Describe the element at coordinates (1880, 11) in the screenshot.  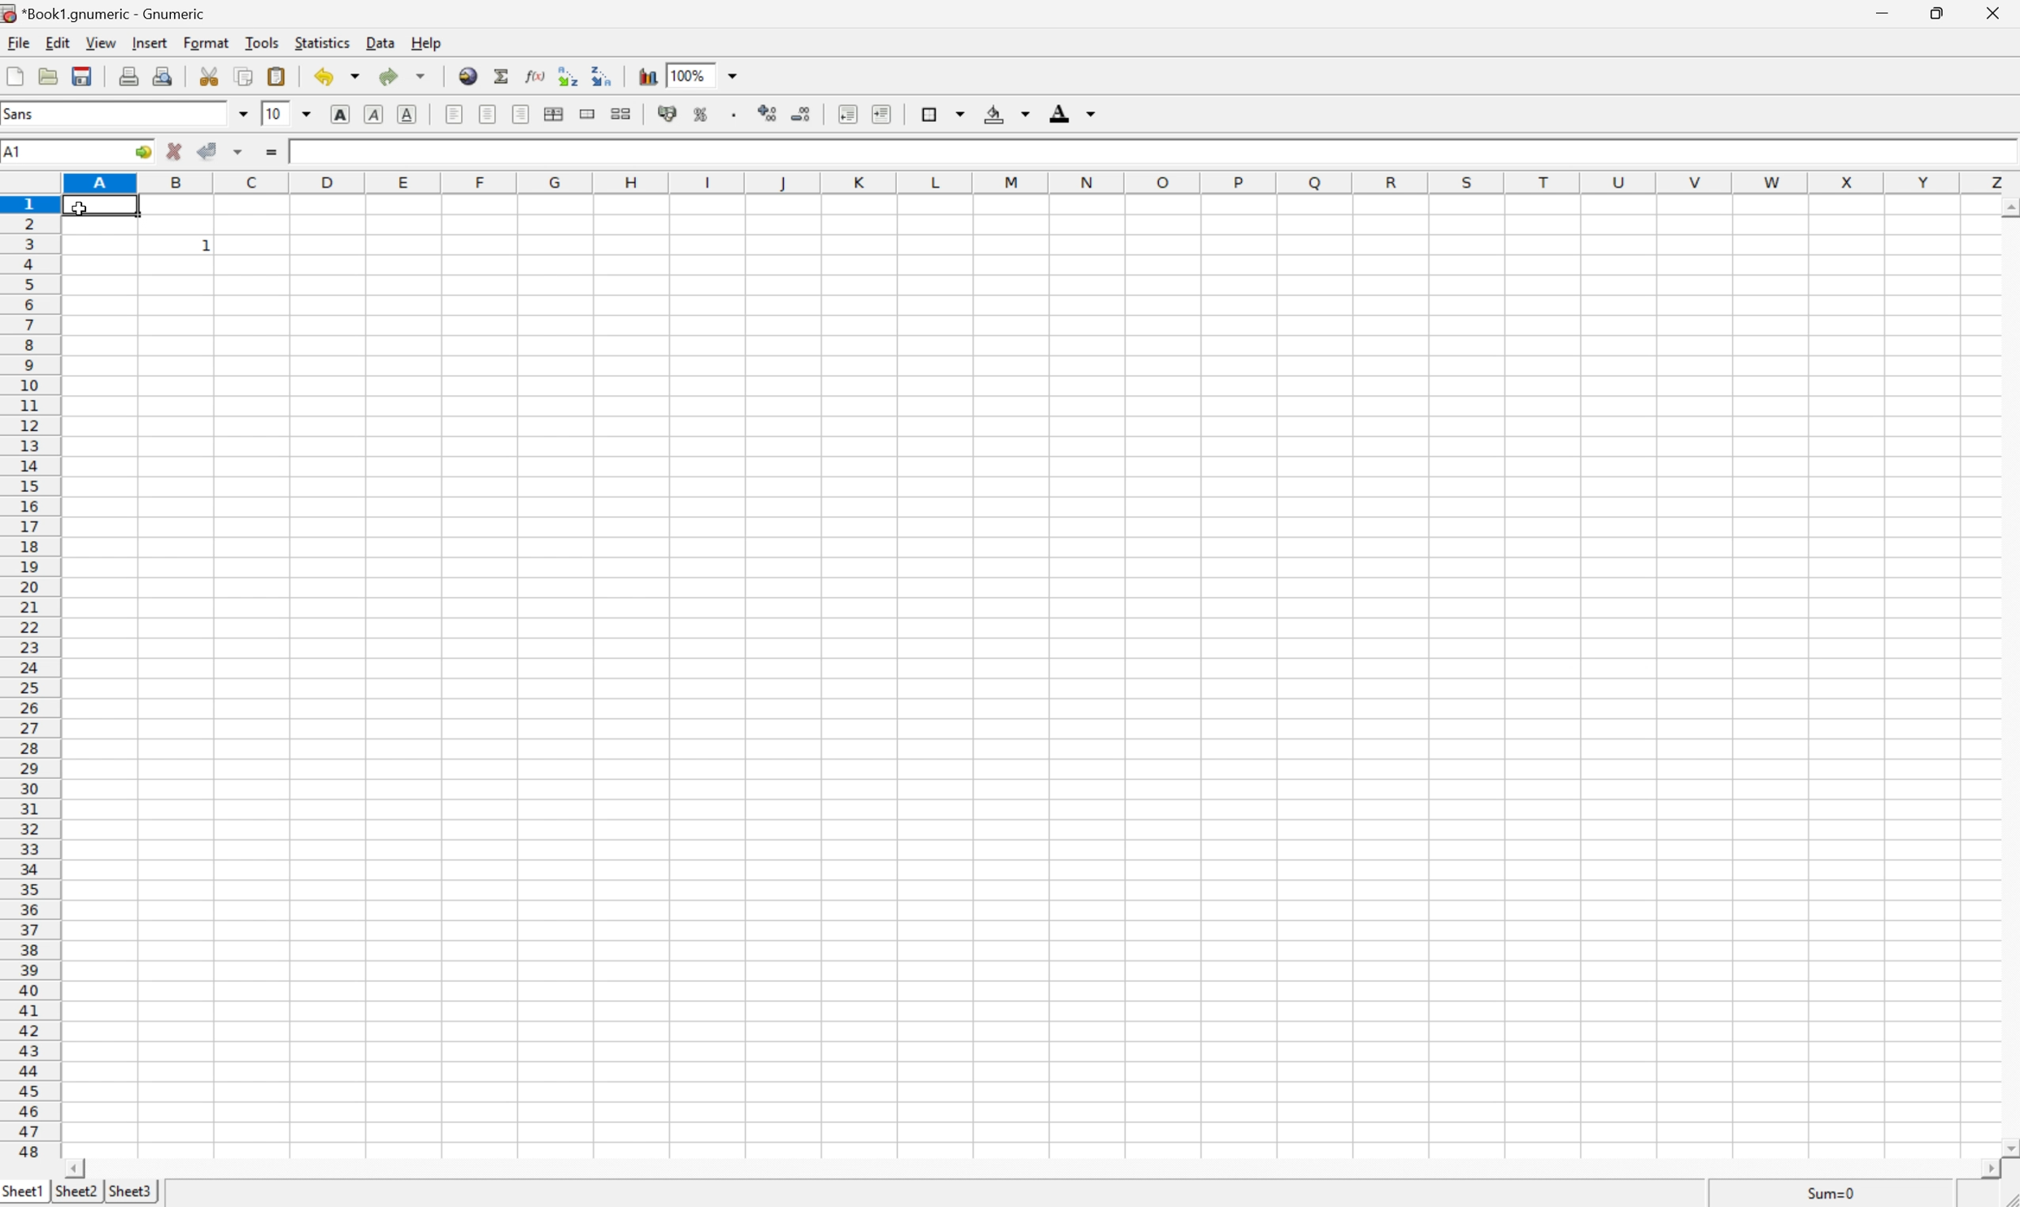
I see `minimize` at that location.